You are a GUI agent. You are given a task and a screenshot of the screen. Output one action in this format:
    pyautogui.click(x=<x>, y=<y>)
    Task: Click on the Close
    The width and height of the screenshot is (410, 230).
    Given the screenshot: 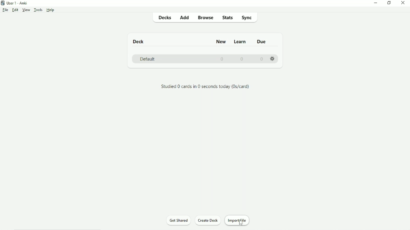 What is the action you would take?
    pyautogui.click(x=403, y=3)
    